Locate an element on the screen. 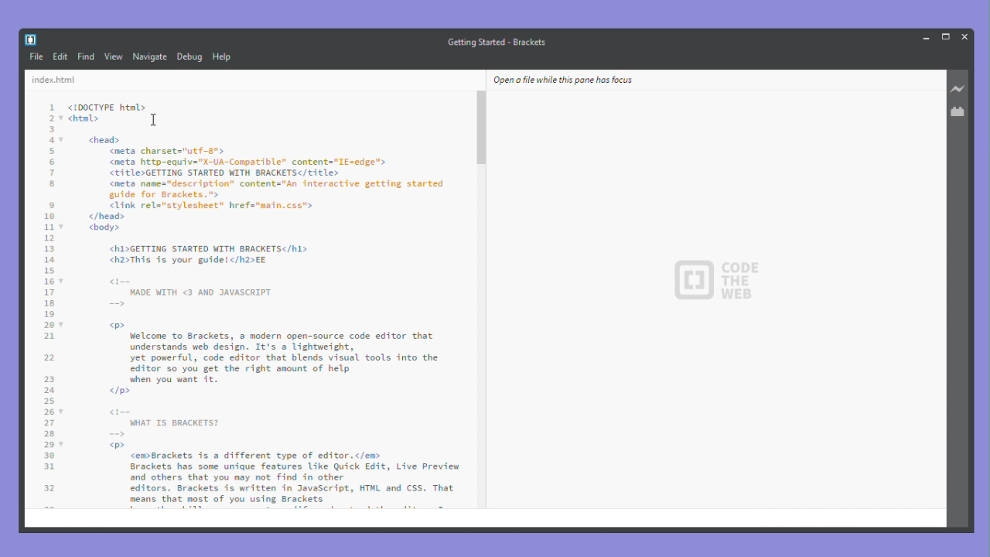 The height and width of the screenshot is (557, 990). <head><meta charset="utf-8"><meta http-equiv="X-UA-Compatible" content="IE=edge"><title>GETTING STARTED WITH BRACKETS</title><meta name="description” content="An interactive getting started guide for Brackets."><link rel="stylesheet" href="nain.css"></head><body> is located at coordinates (262, 183).